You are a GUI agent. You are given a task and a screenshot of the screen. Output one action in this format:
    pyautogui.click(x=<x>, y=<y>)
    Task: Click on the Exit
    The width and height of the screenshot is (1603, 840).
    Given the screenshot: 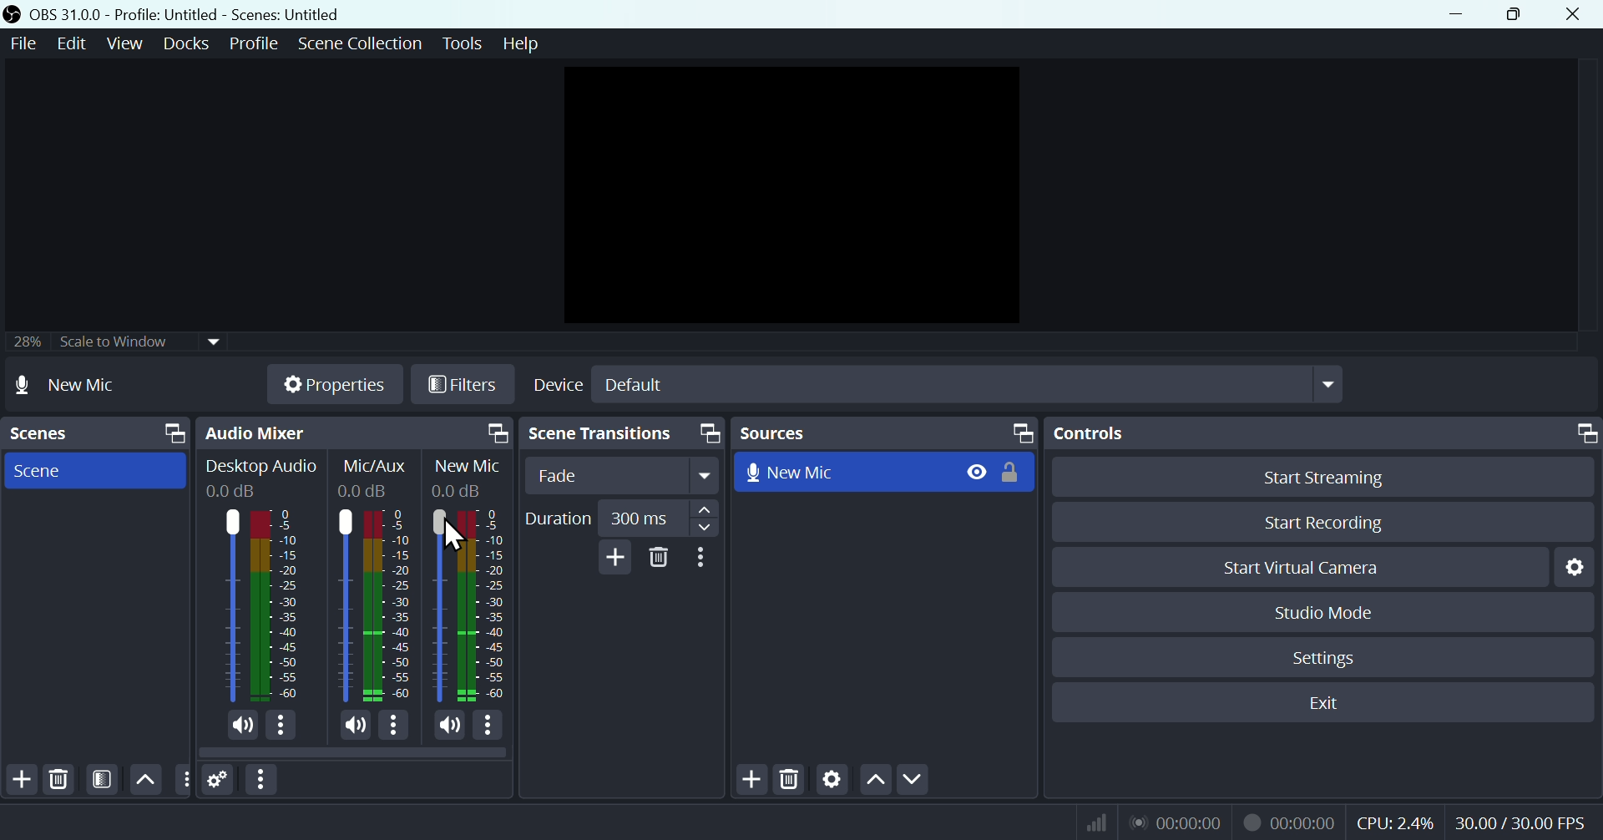 What is the action you would take?
    pyautogui.click(x=1333, y=703)
    